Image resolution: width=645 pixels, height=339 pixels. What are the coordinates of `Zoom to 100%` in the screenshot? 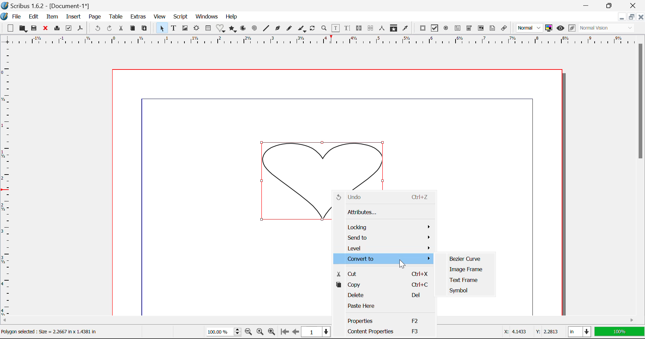 It's located at (259, 333).